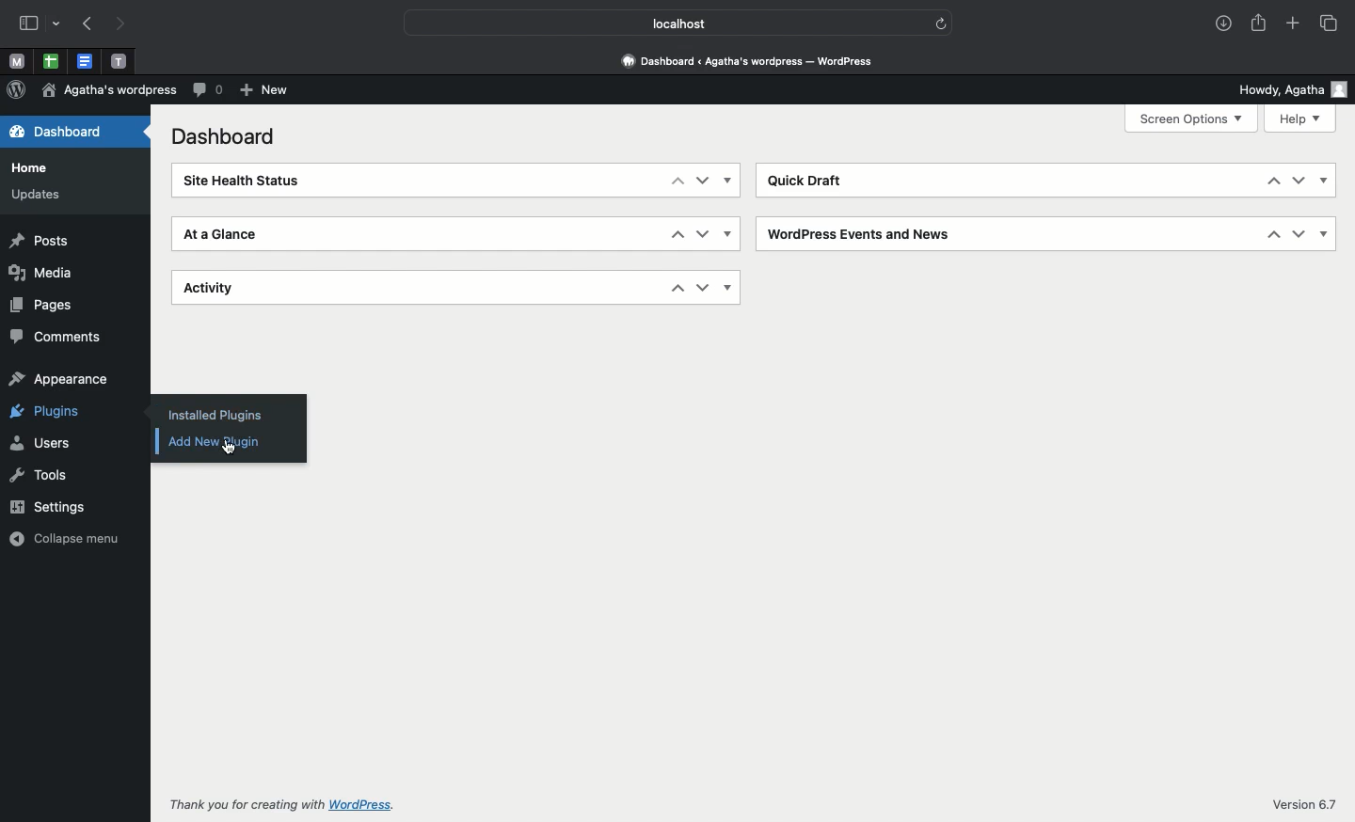 This screenshot has height=822, width=1355. What do you see at coordinates (673, 233) in the screenshot?
I see `Up` at bounding box center [673, 233].